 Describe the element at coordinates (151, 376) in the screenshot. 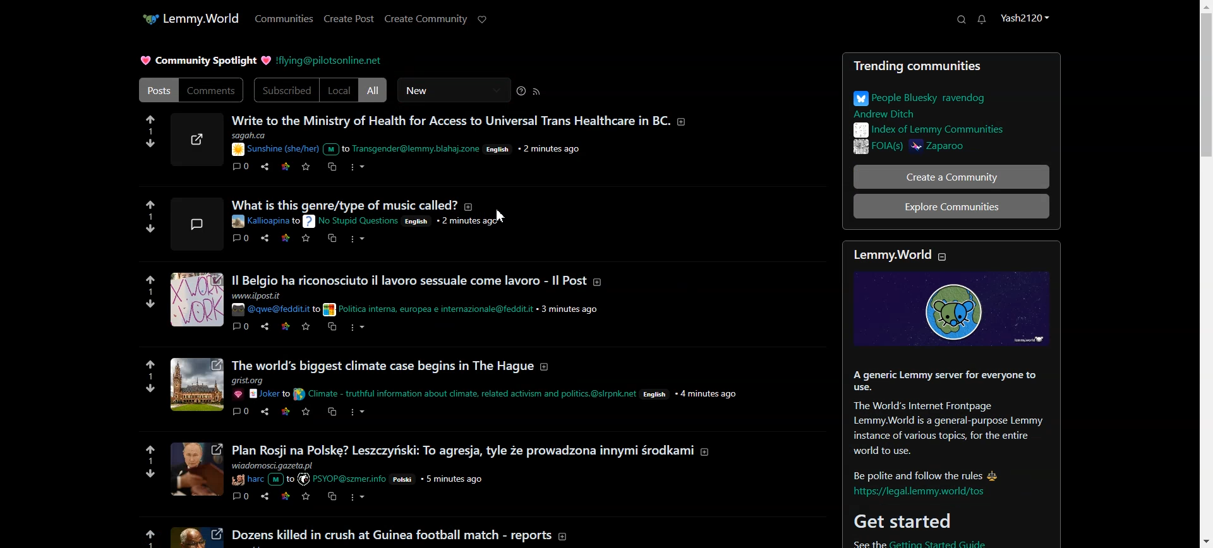

I see `1` at that location.